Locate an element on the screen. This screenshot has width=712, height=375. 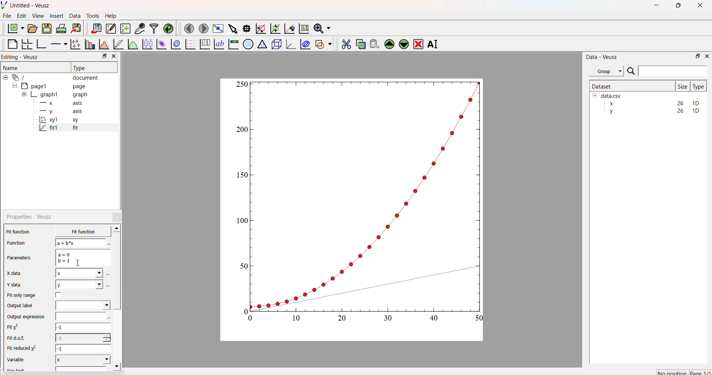
Variable is located at coordinates (19, 359).